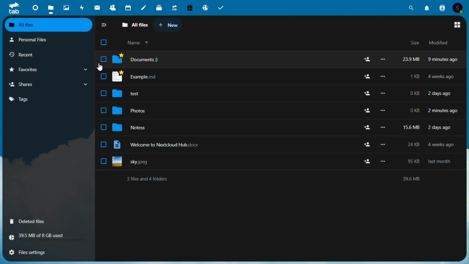  Describe the element at coordinates (35, 7) in the screenshot. I see `dashboard` at that location.